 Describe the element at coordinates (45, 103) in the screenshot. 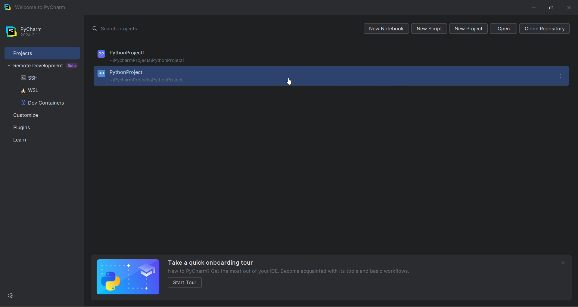

I see `dev container` at that location.